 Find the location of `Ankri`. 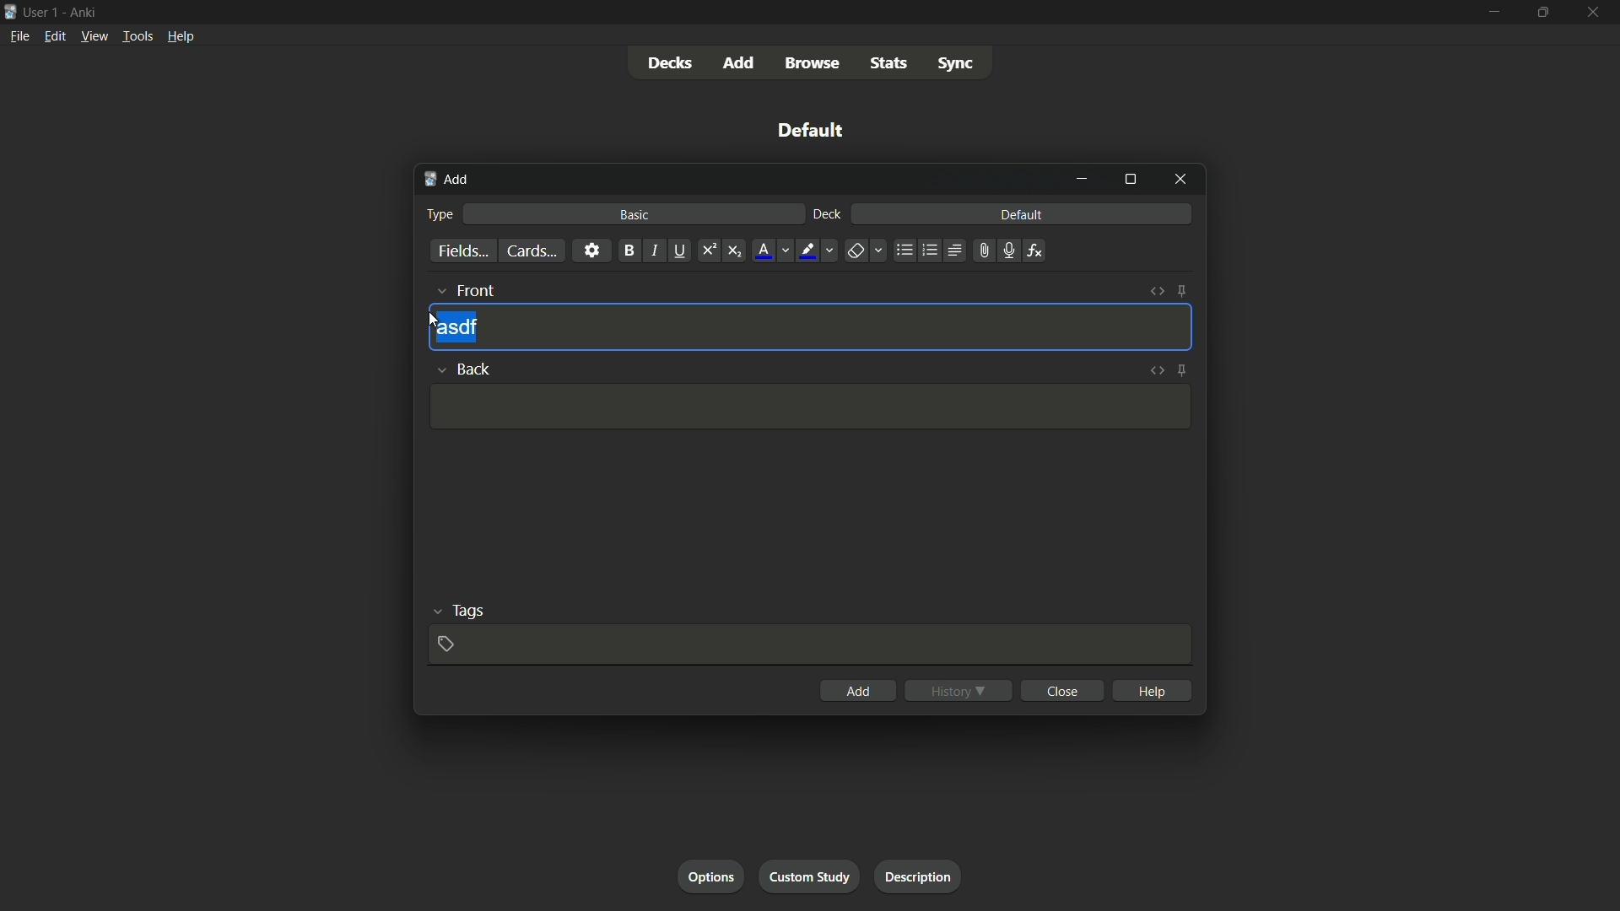

Ankri is located at coordinates (80, 11).